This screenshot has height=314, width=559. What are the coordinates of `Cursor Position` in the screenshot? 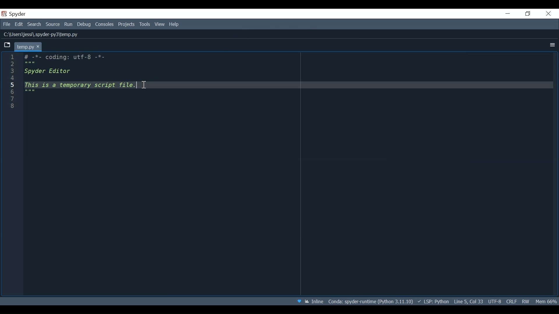 It's located at (468, 301).